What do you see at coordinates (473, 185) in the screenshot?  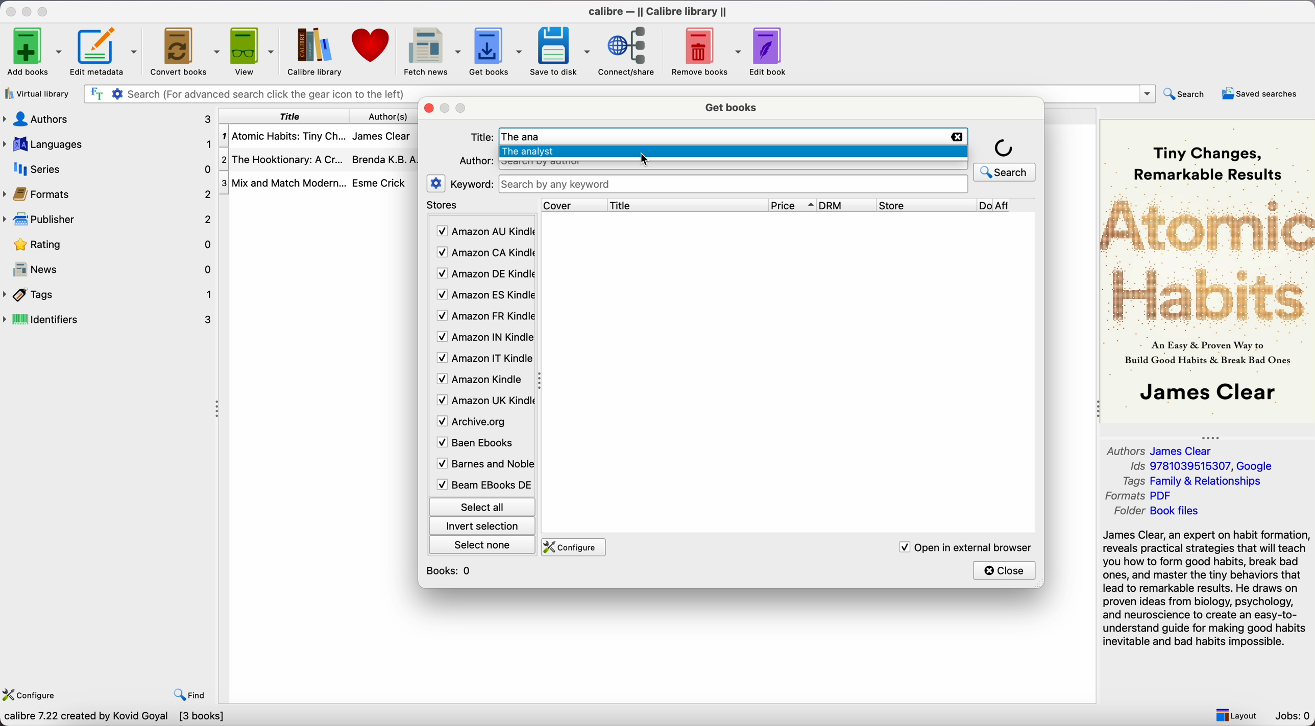 I see `keyword` at bounding box center [473, 185].